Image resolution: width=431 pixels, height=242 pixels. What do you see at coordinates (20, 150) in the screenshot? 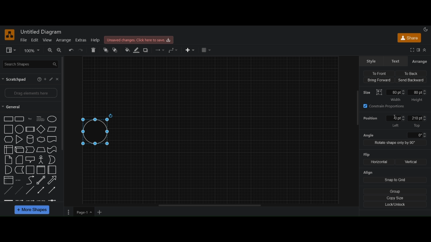
I see `Cube` at bounding box center [20, 150].